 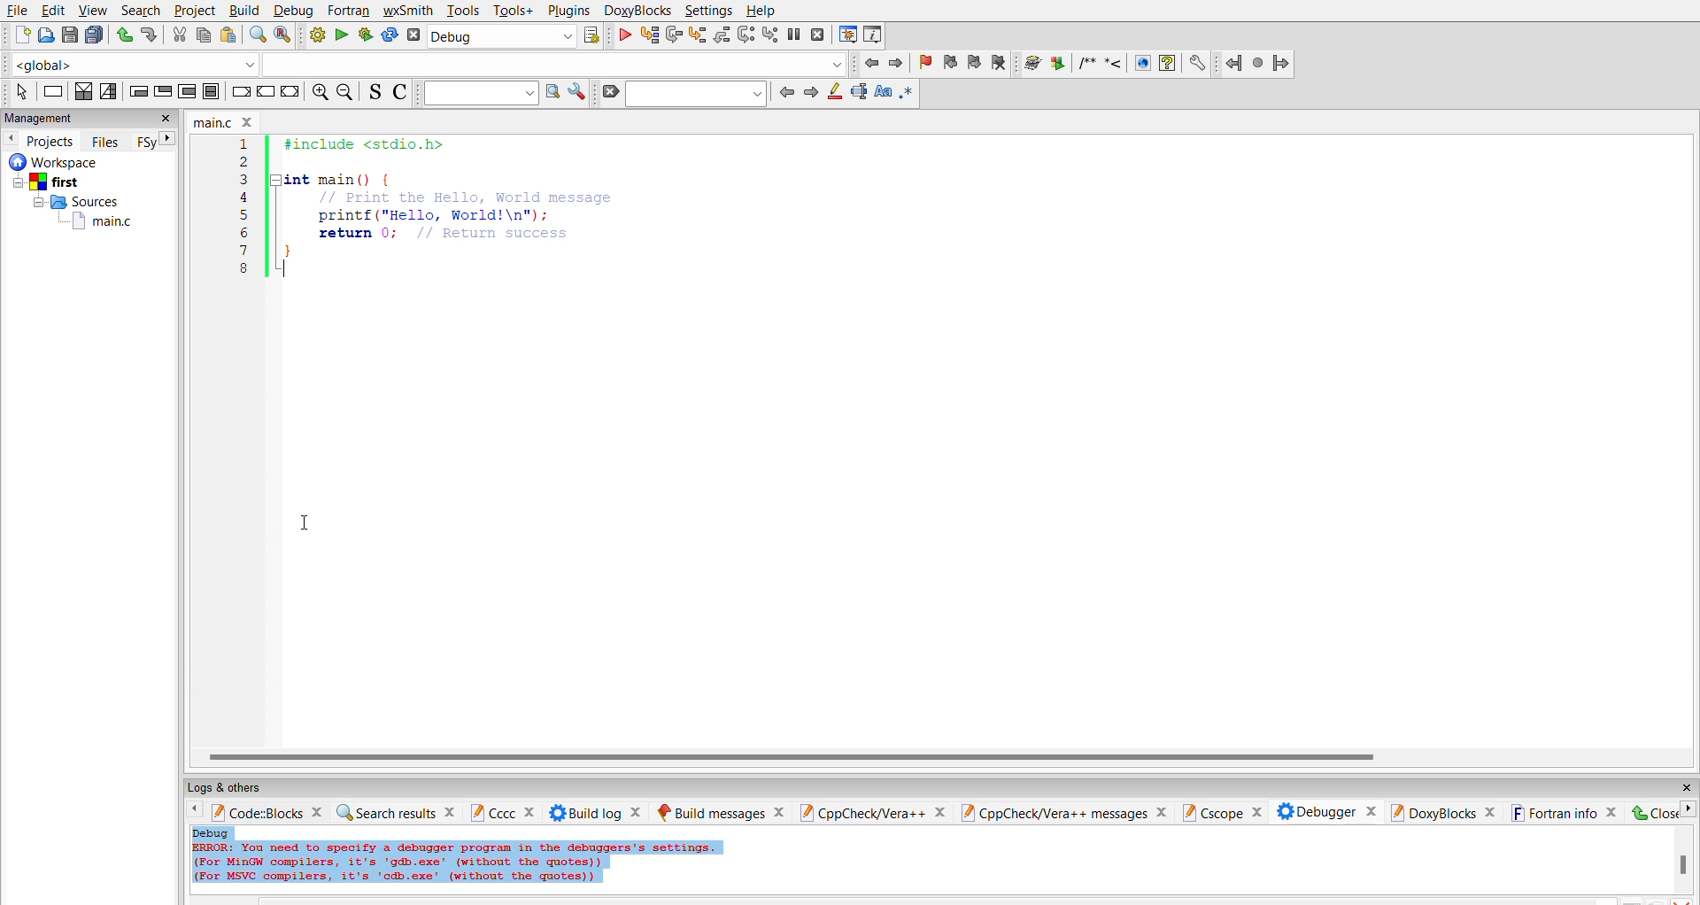 What do you see at coordinates (55, 92) in the screenshot?
I see `instruction` at bounding box center [55, 92].